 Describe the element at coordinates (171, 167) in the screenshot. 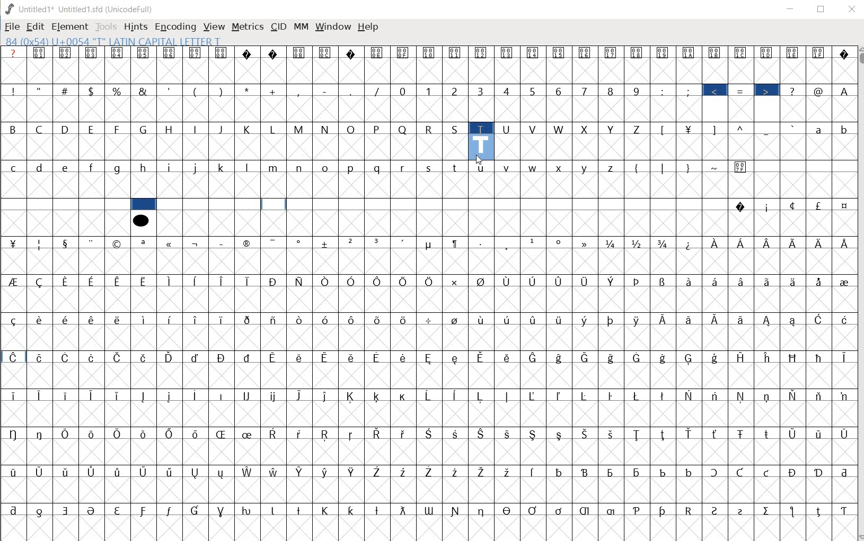

I see `i` at that location.